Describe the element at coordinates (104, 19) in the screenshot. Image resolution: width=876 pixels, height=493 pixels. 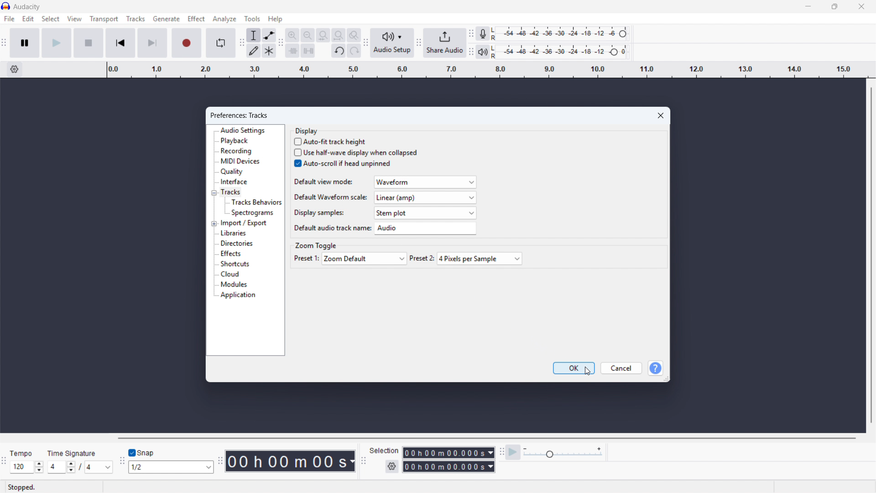
I see `transport` at that location.